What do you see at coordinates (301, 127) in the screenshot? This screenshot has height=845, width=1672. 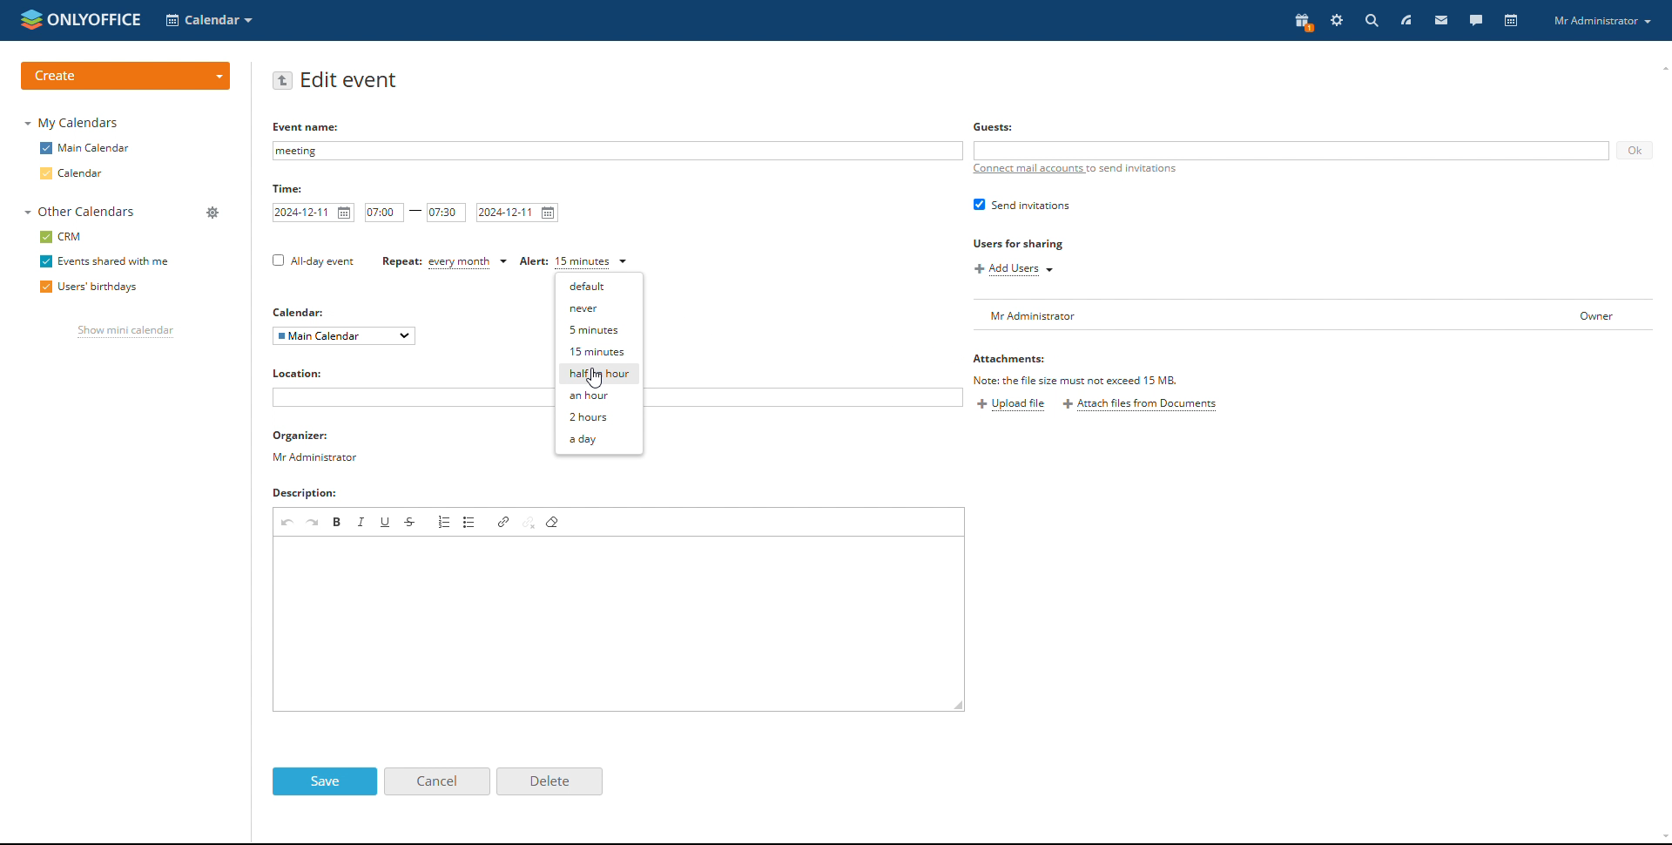 I see `Event name:` at bounding box center [301, 127].